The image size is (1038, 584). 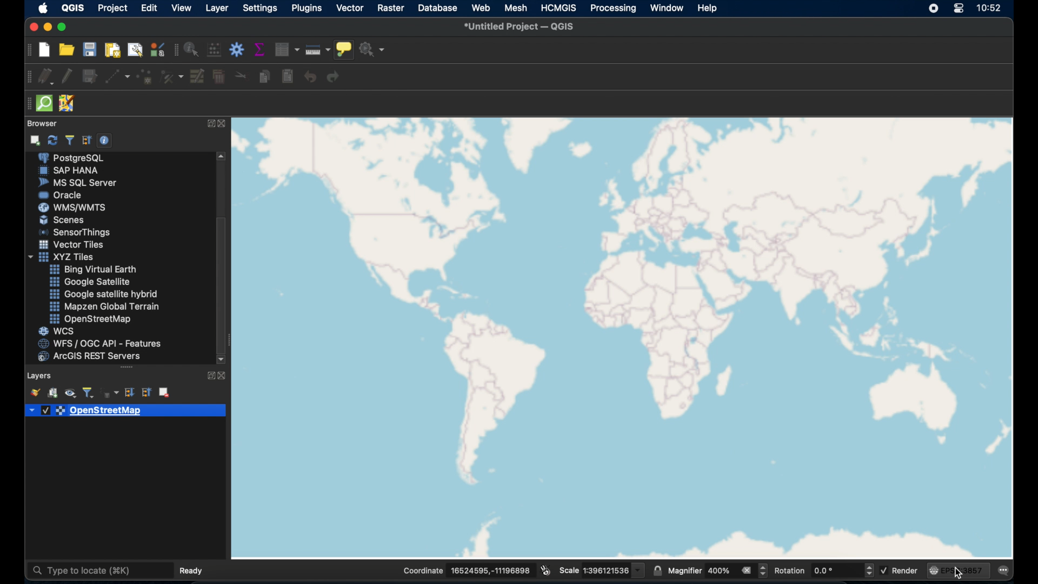 What do you see at coordinates (515, 8) in the screenshot?
I see `mesh` at bounding box center [515, 8].